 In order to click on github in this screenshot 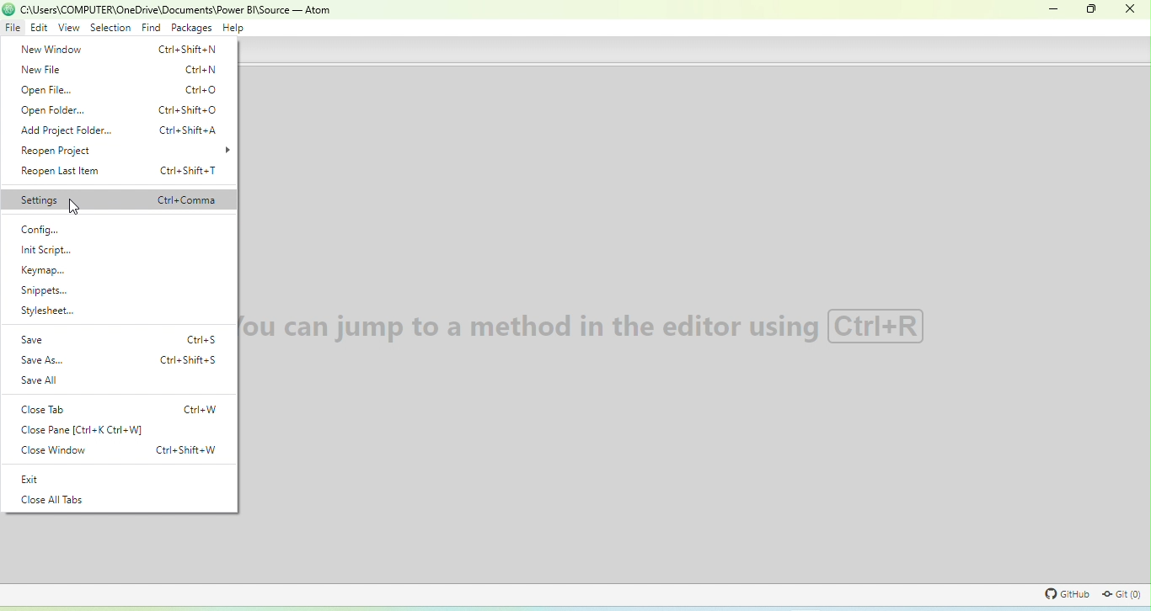, I will do `click(1063, 594)`.